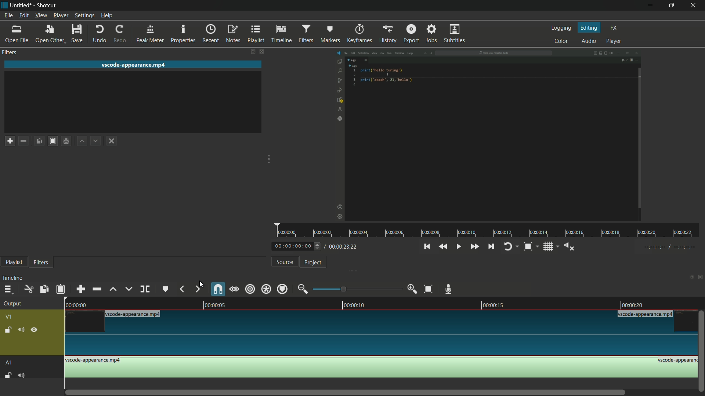  Describe the element at coordinates (689, 276) in the screenshot. I see `change layout` at that location.